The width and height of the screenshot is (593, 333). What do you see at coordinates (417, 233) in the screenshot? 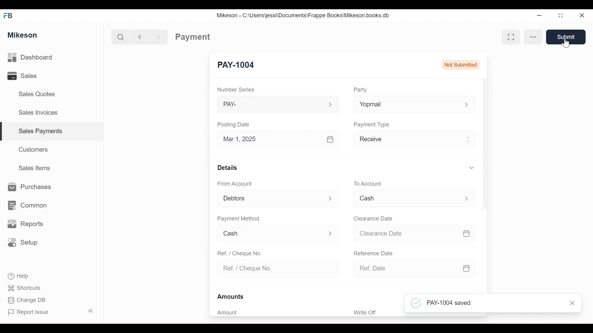
I see `Clearance date` at bounding box center [417, 233].